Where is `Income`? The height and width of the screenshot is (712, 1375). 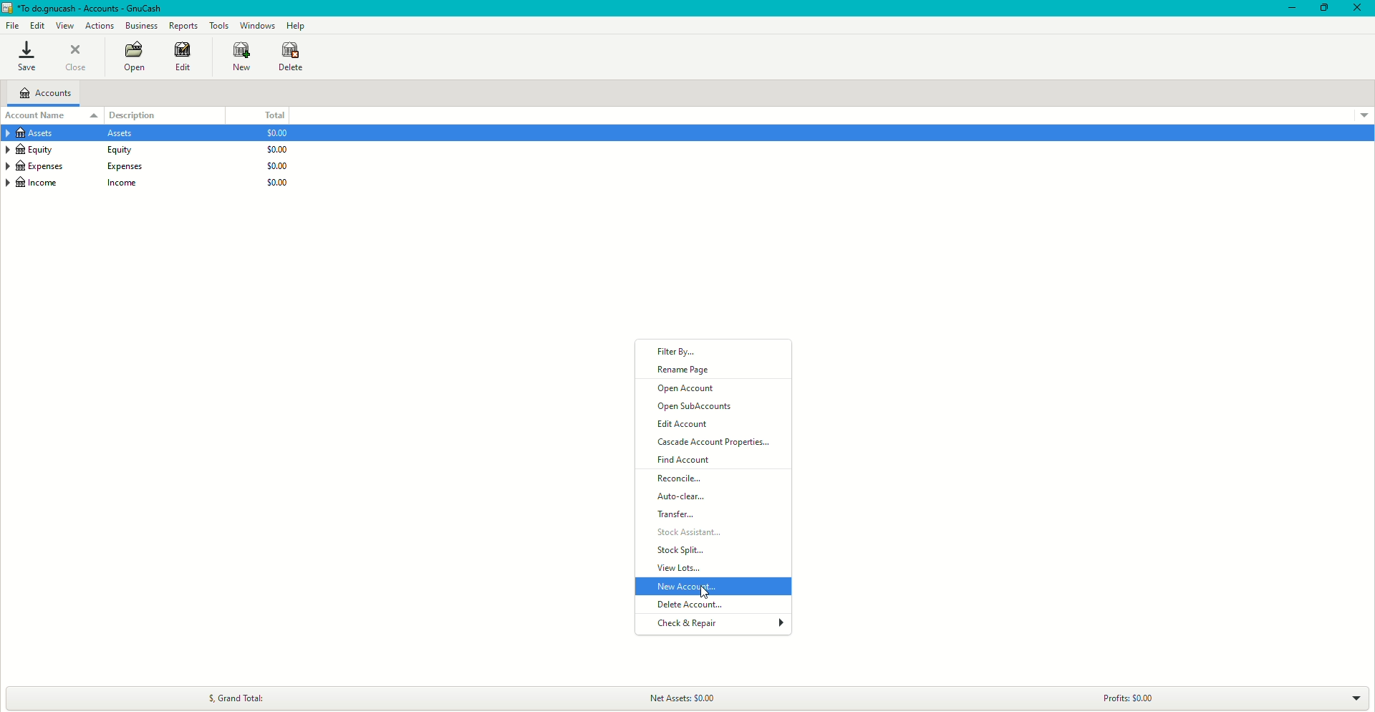
Income is located at coordinates (79, 184).